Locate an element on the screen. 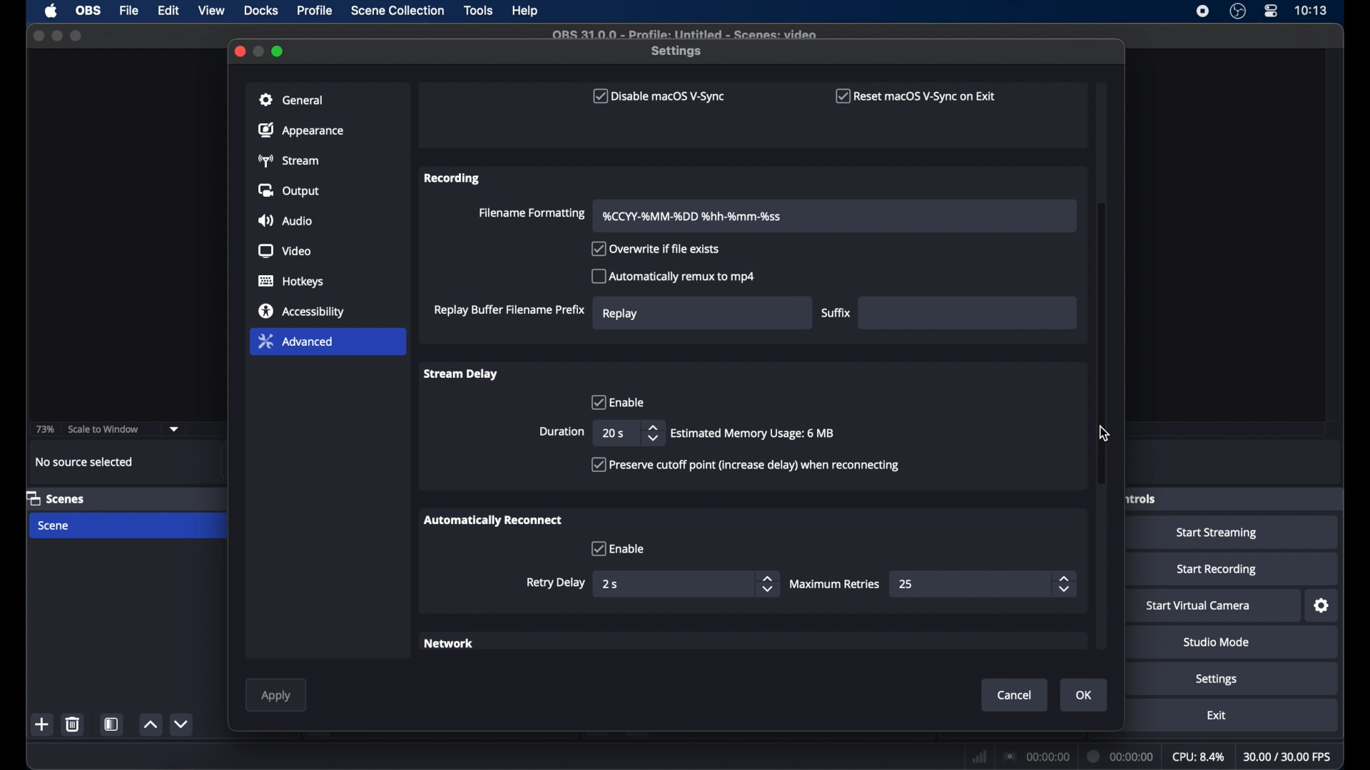 Image resolution: width=1370 pixels, height=770 pixels. help is located at coordinates (526, 11).